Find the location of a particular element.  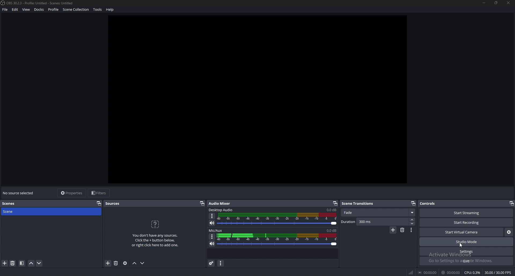

close is located at coordinates (508, 3).